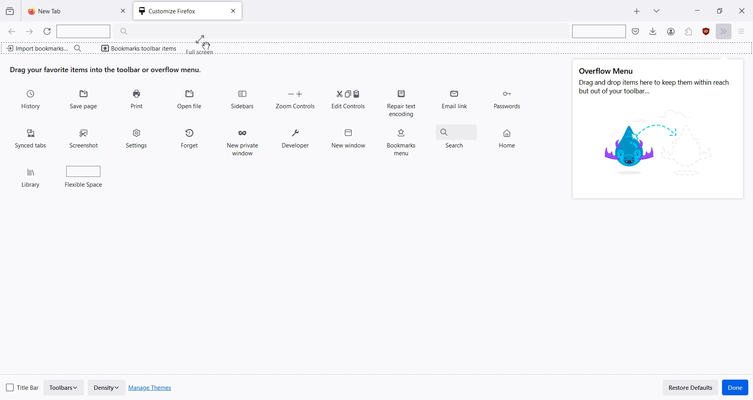 This screenshot has height=400, width=753. Describe the element at coordinates (23, 386) in the screenshot. I see `Title Bar` at that location.